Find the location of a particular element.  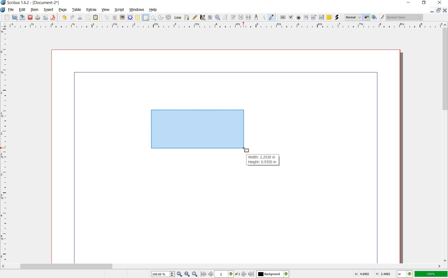

PDF PUSH BUTTON is located at coordinates (282, 17).